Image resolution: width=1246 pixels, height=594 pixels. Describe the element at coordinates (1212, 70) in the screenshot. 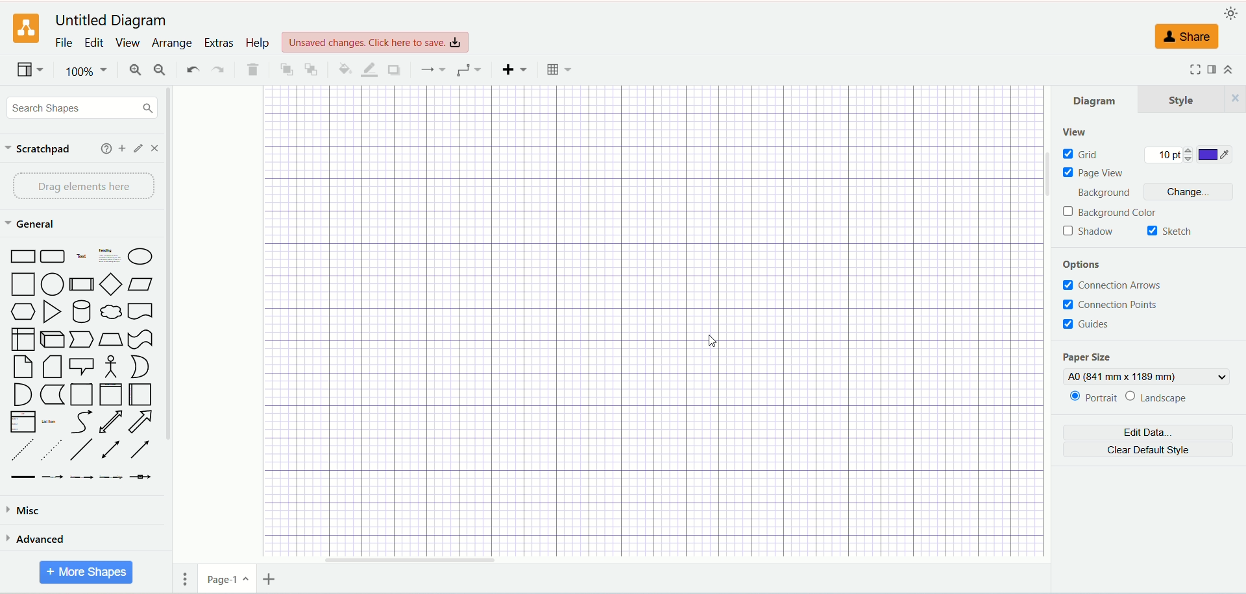

I see `format` at that location.